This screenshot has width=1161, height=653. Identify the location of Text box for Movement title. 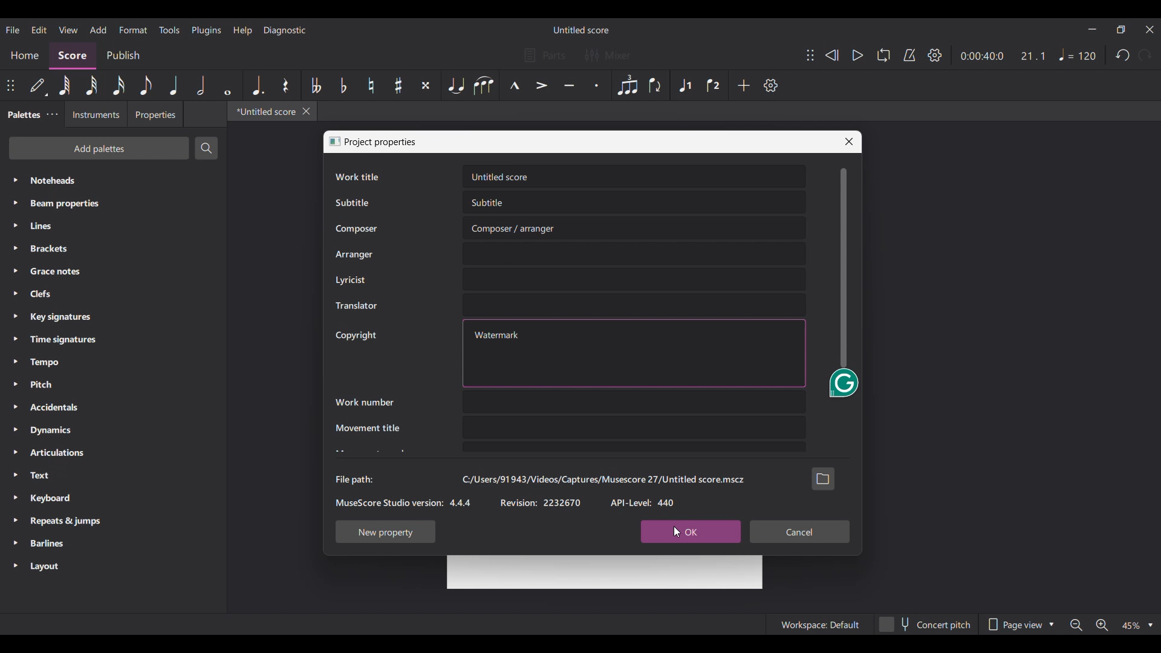
(634, 427).